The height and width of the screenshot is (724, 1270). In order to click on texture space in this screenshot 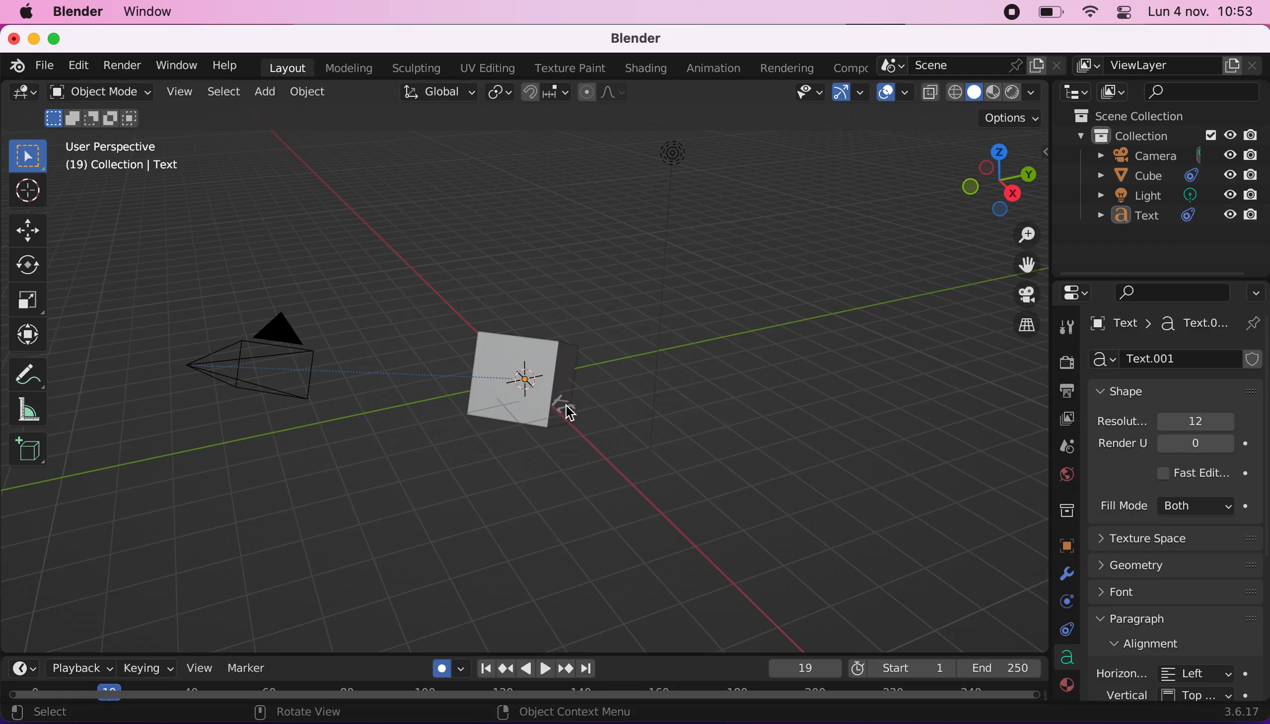, I will do `click(1182, 539)`.